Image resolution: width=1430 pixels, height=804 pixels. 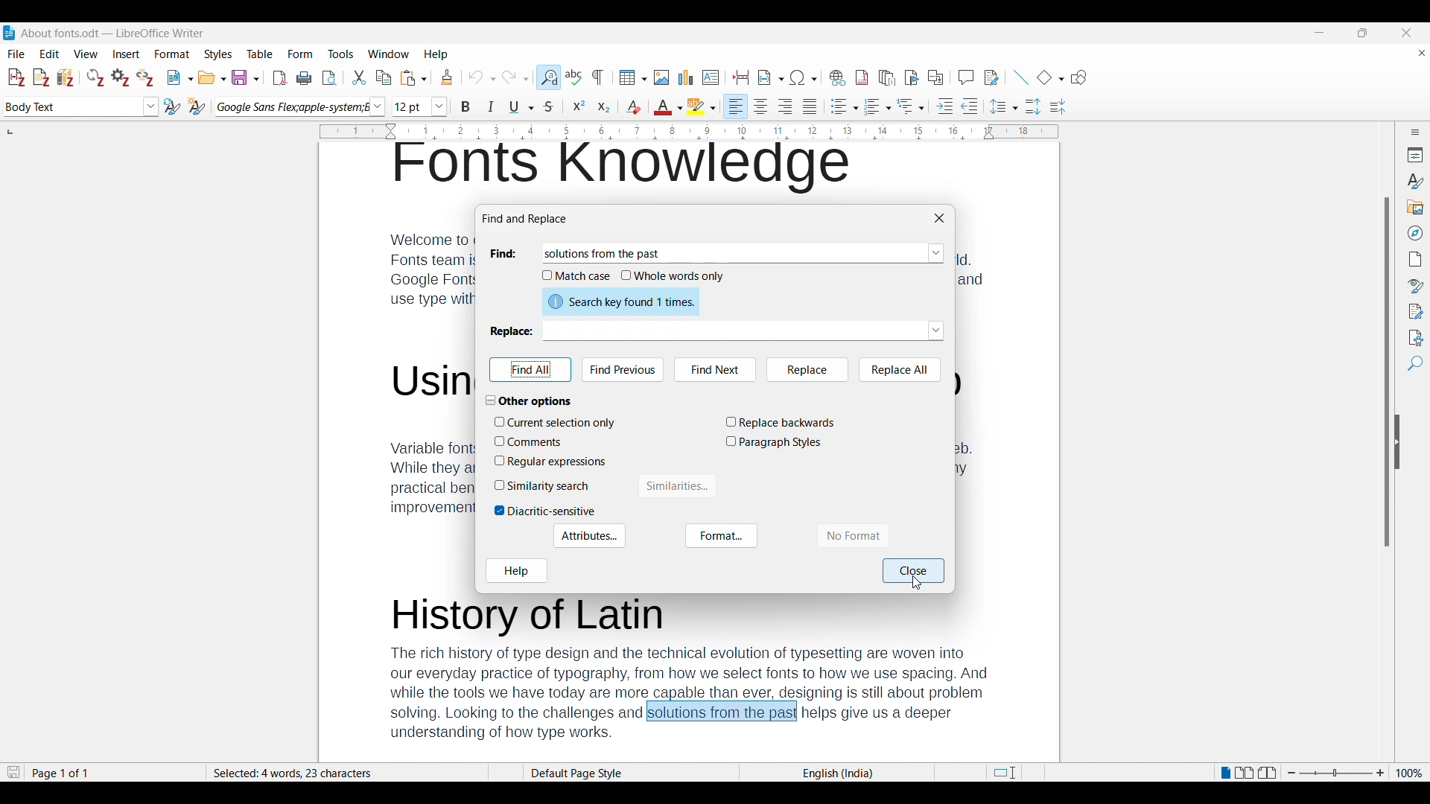 I want to click on Insert bookmark, so click(x=912, y=77).